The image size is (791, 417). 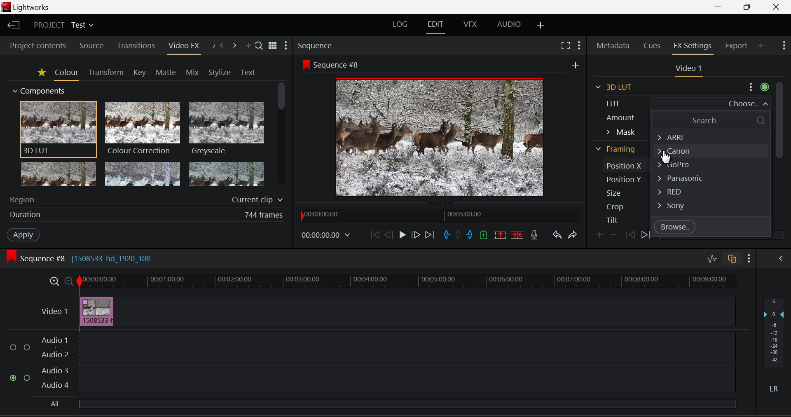 I want to click on To Start, so click(x=374, y=236).